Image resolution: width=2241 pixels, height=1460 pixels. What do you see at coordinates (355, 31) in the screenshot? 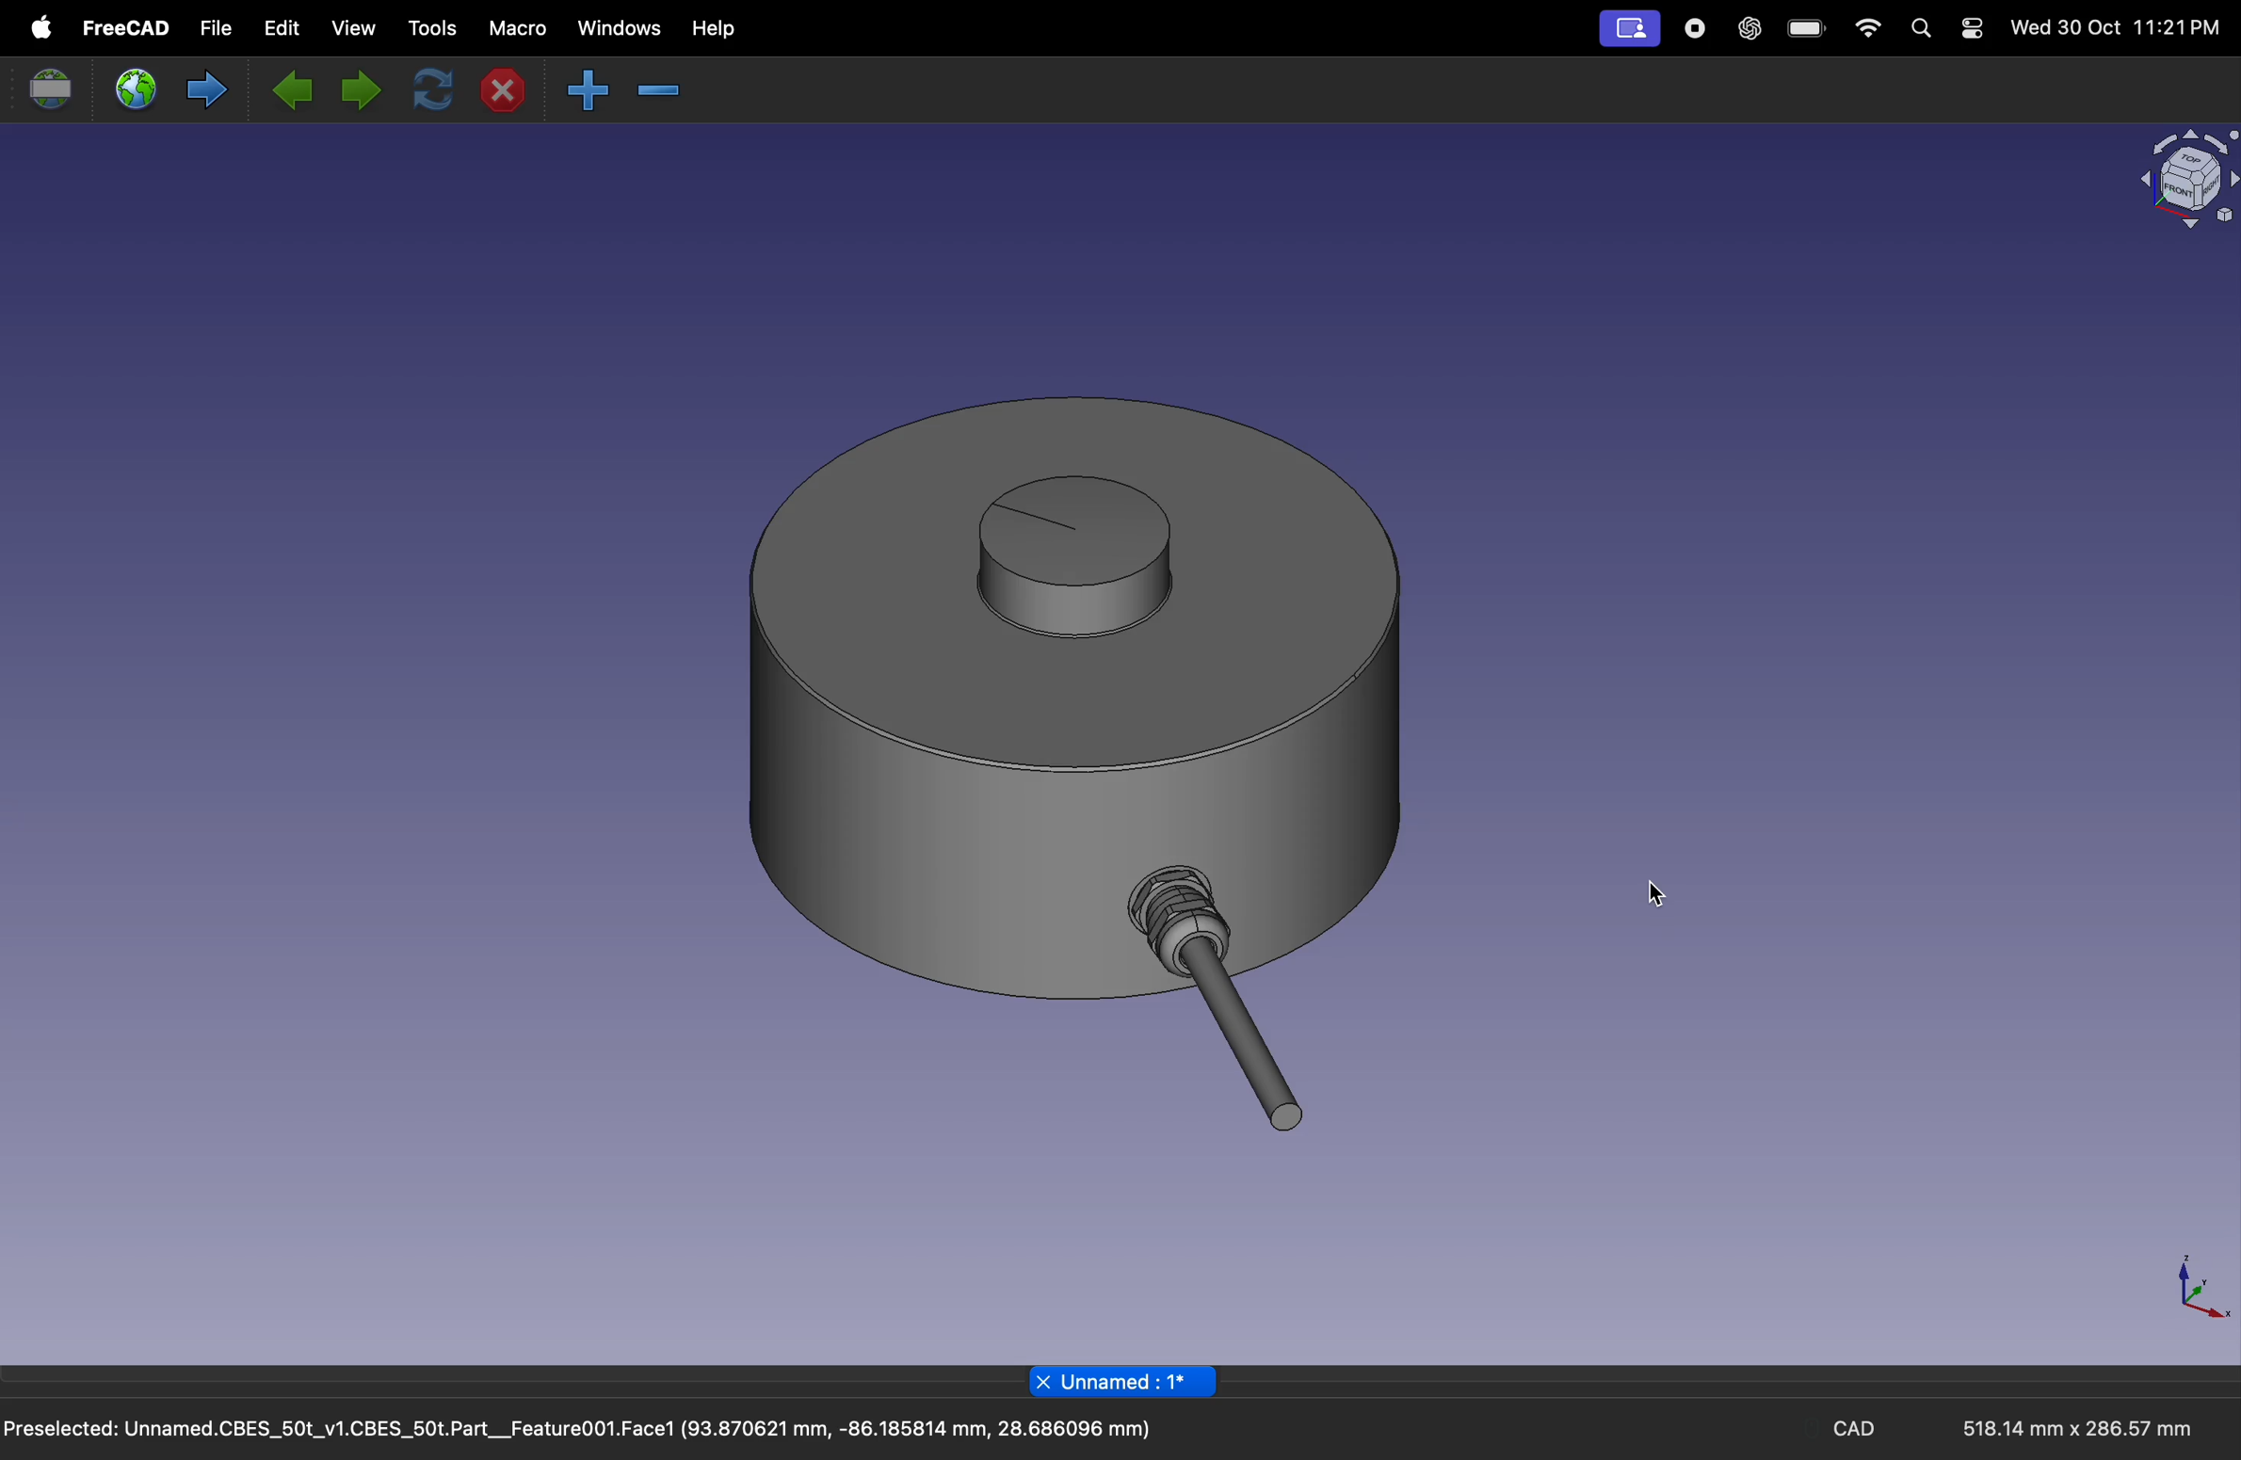
I see `view` at bounding box center [355, 31].